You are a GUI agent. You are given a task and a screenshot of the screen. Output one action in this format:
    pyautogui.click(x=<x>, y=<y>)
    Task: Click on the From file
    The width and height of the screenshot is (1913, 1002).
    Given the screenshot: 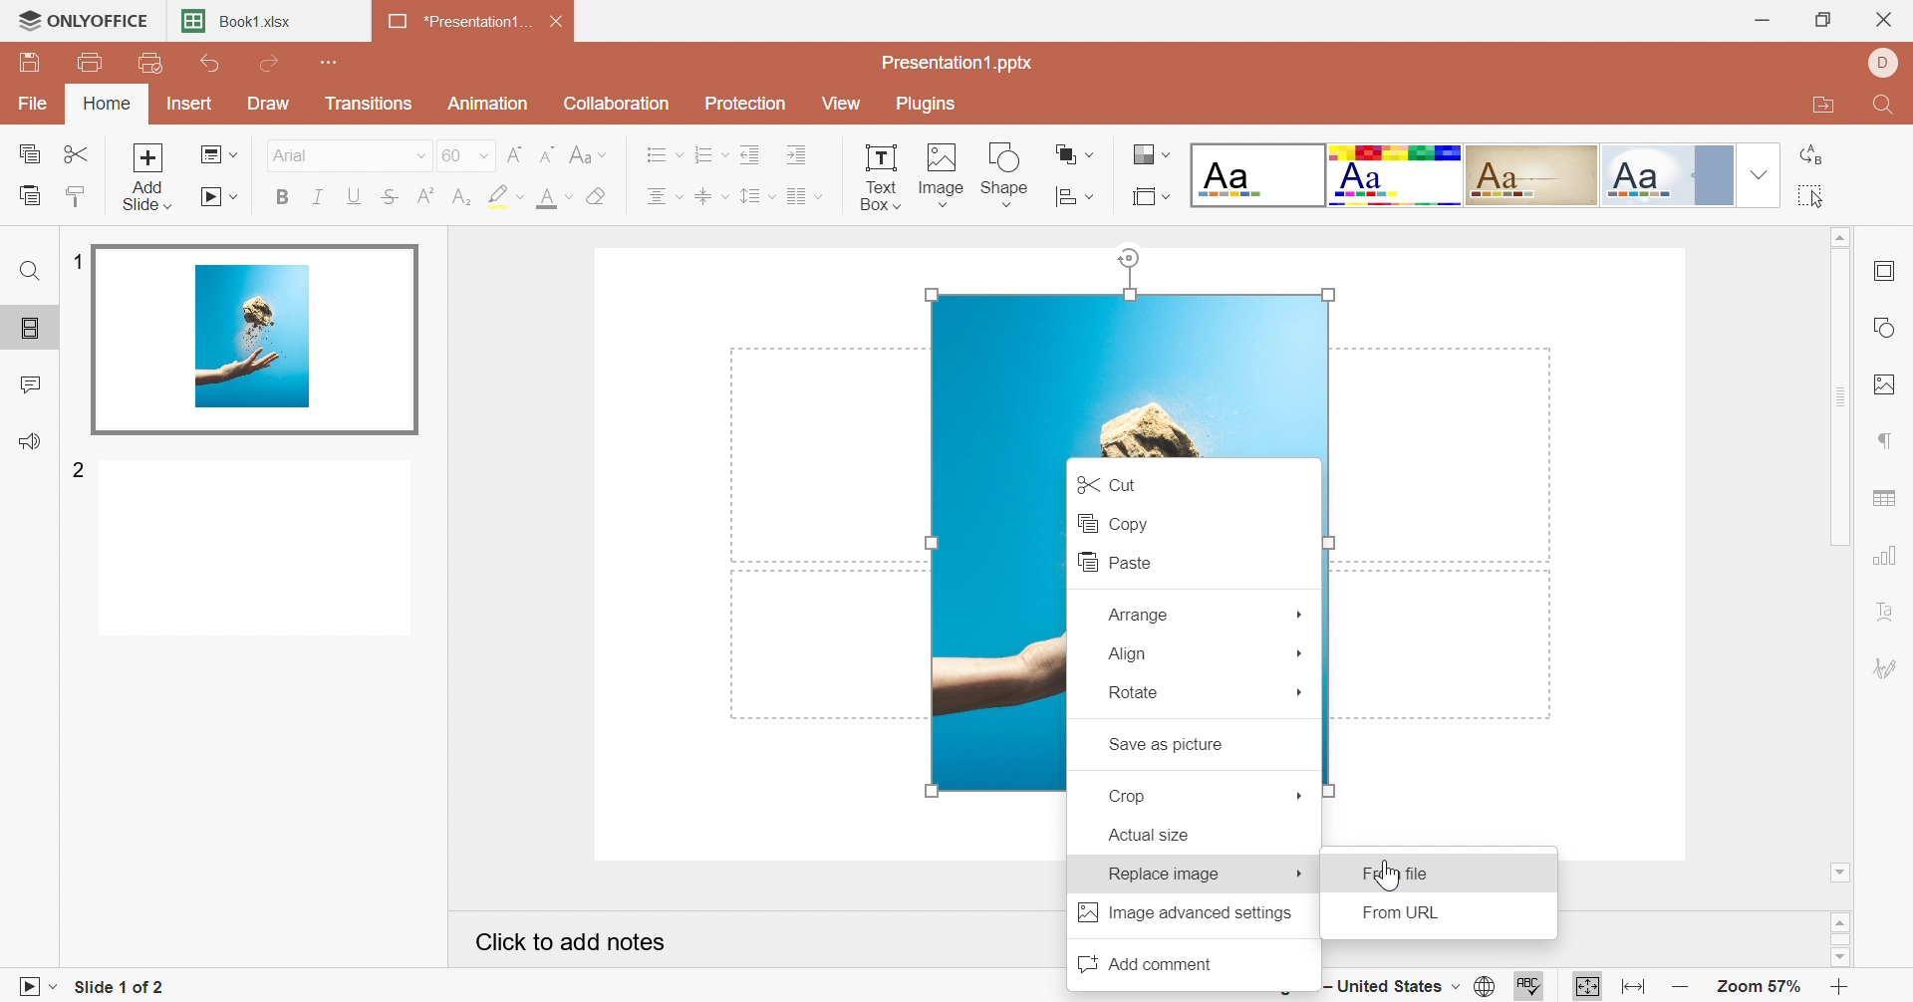 What is the action you would take?
    pyautogui.click(x=1394, y=876)
    